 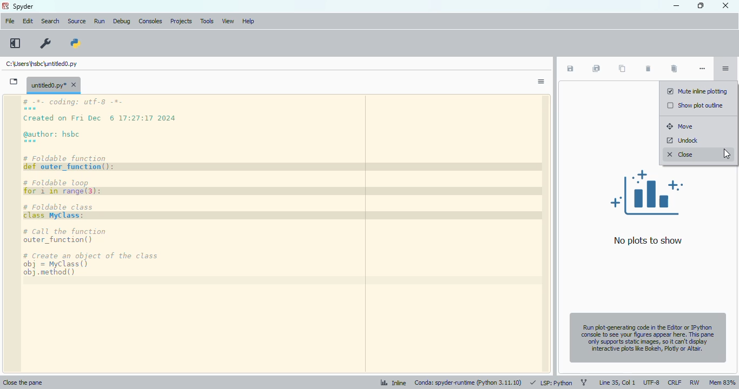 What do you see at coordinates (674, 69) in the screenshot?
I see `remove all plots` at bounding box center [674, 69].